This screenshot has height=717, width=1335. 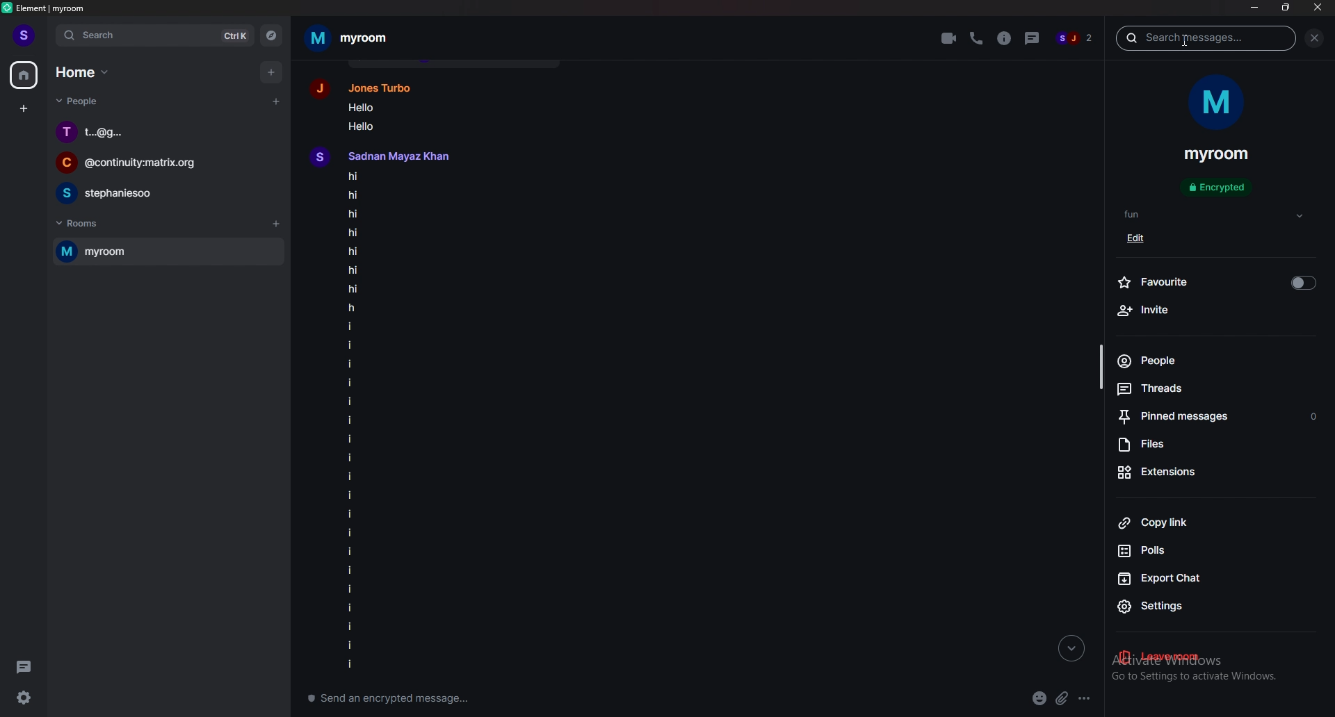 I want to click on tags, so click(x=1214, y=215).